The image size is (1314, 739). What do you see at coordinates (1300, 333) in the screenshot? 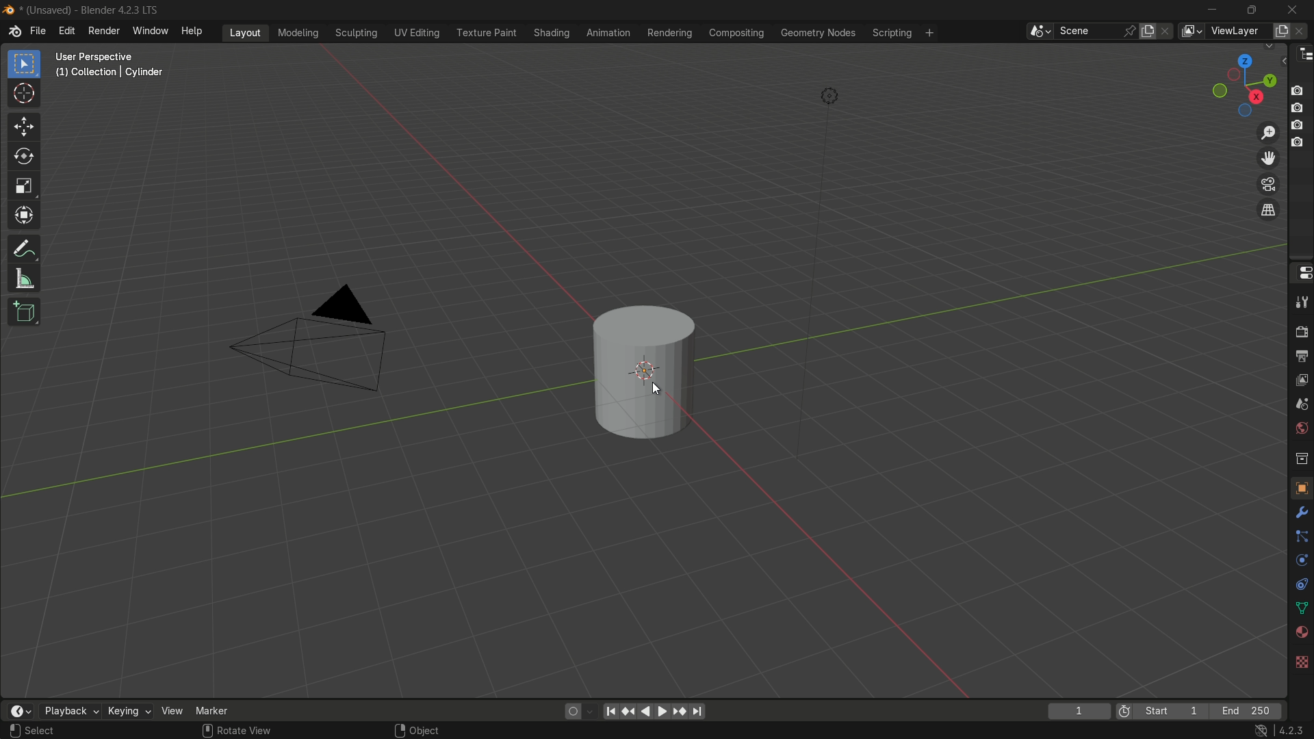
I see `render` at bounding box center [1300, 333].